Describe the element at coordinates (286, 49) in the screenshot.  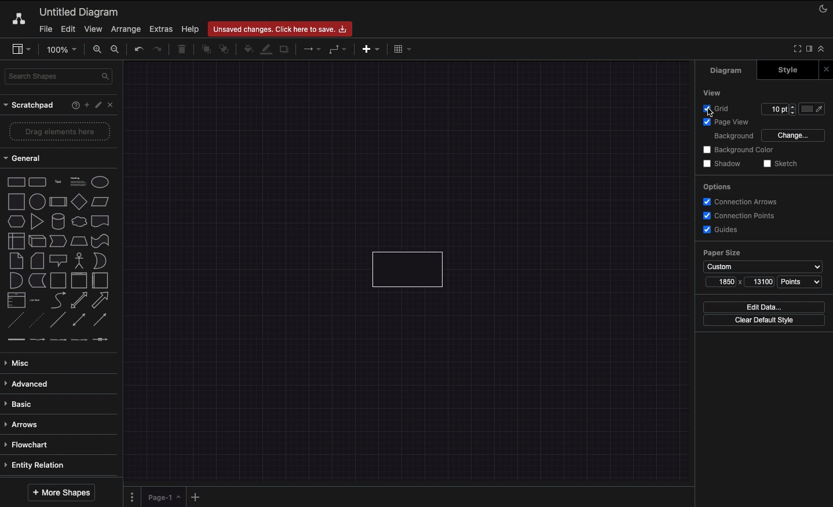
I see `Shadow` at that location.